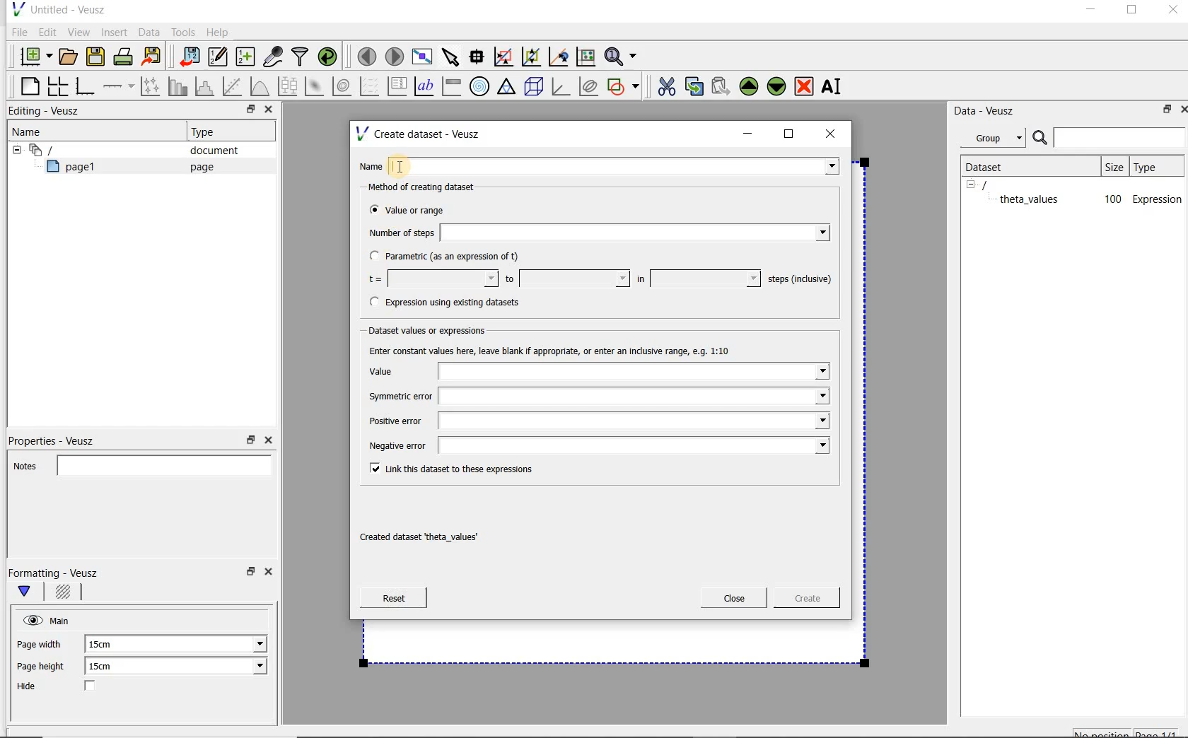 Image resolution: width=1188 pixels, height=738 pixels. I want to click on View, so click(78, 30).